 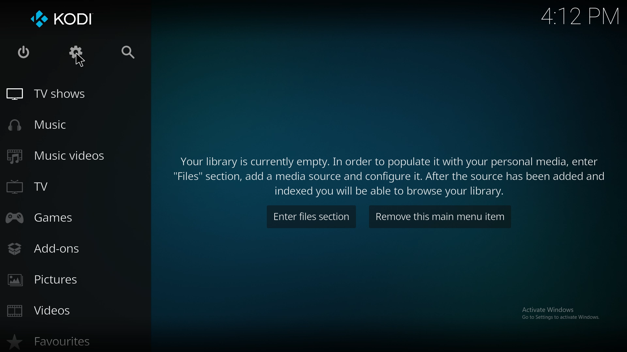 What do you see at coordinates (45, 124) in the screenshot?
I see `music` at bounding box center [45, 124].